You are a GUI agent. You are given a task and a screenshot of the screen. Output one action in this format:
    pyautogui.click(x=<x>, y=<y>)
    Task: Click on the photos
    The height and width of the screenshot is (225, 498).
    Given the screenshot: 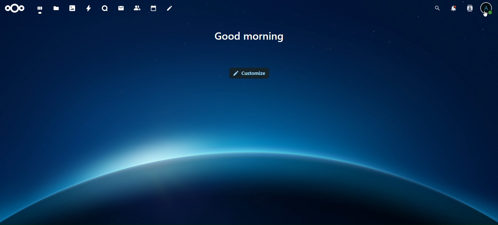 What is the action you would take?
    pyautogui.click(x=72, y=8)
    